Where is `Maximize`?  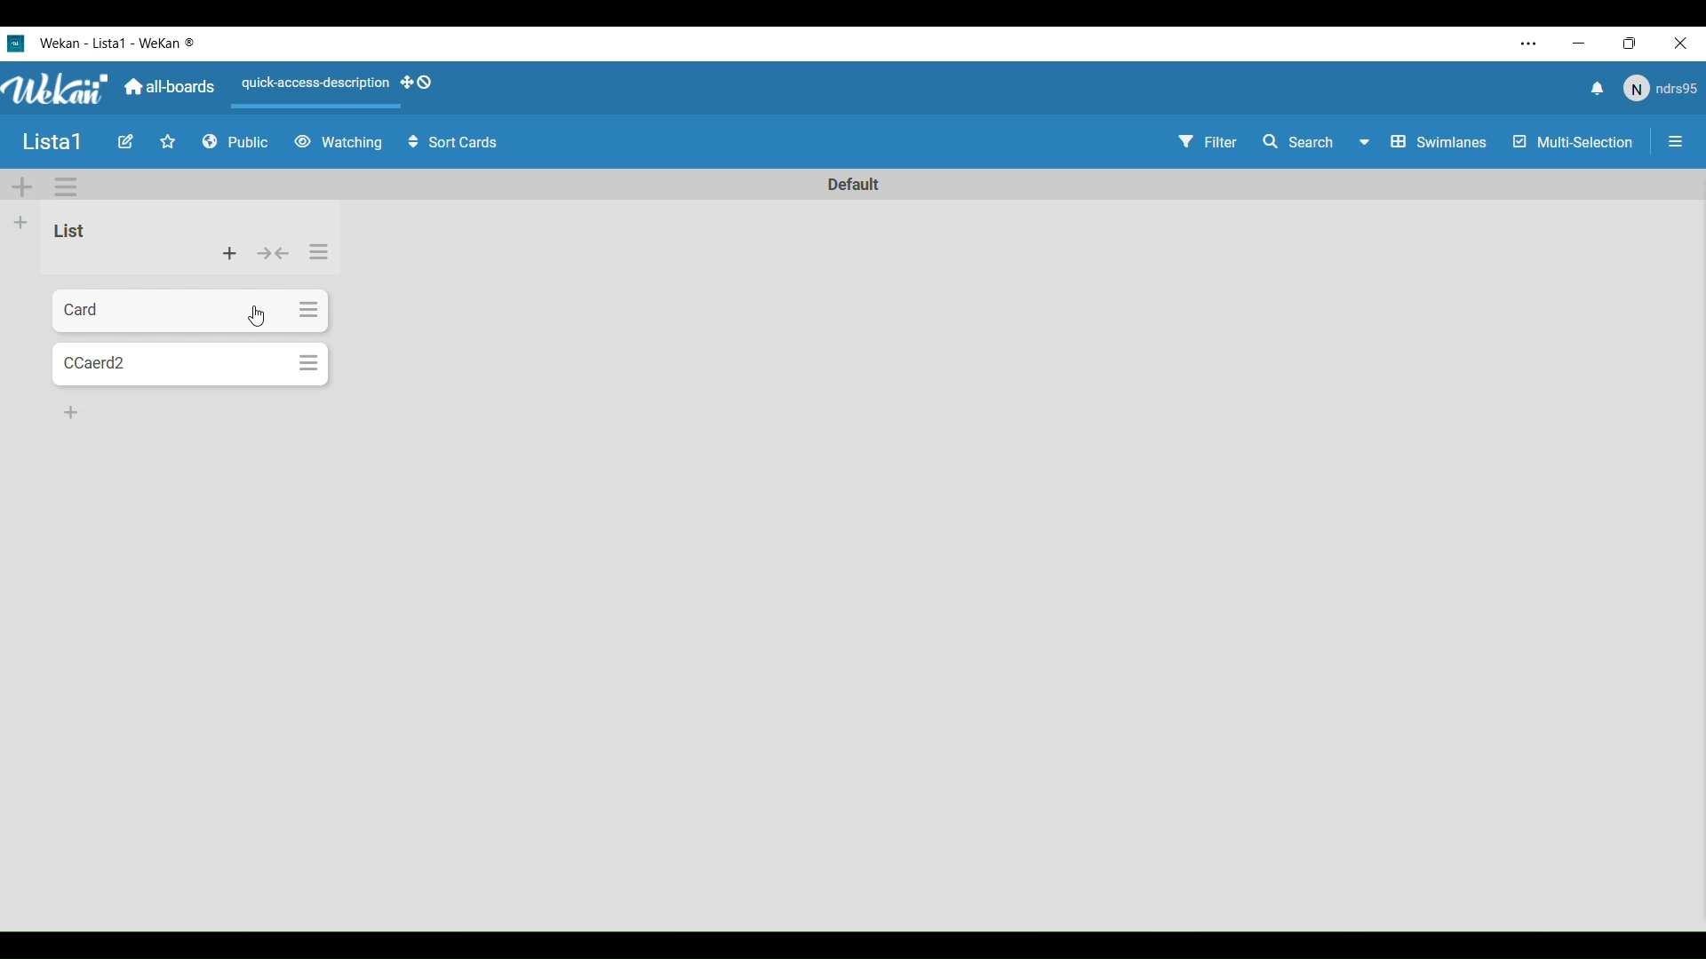
Maximize is located at coordinates (1635, 44).